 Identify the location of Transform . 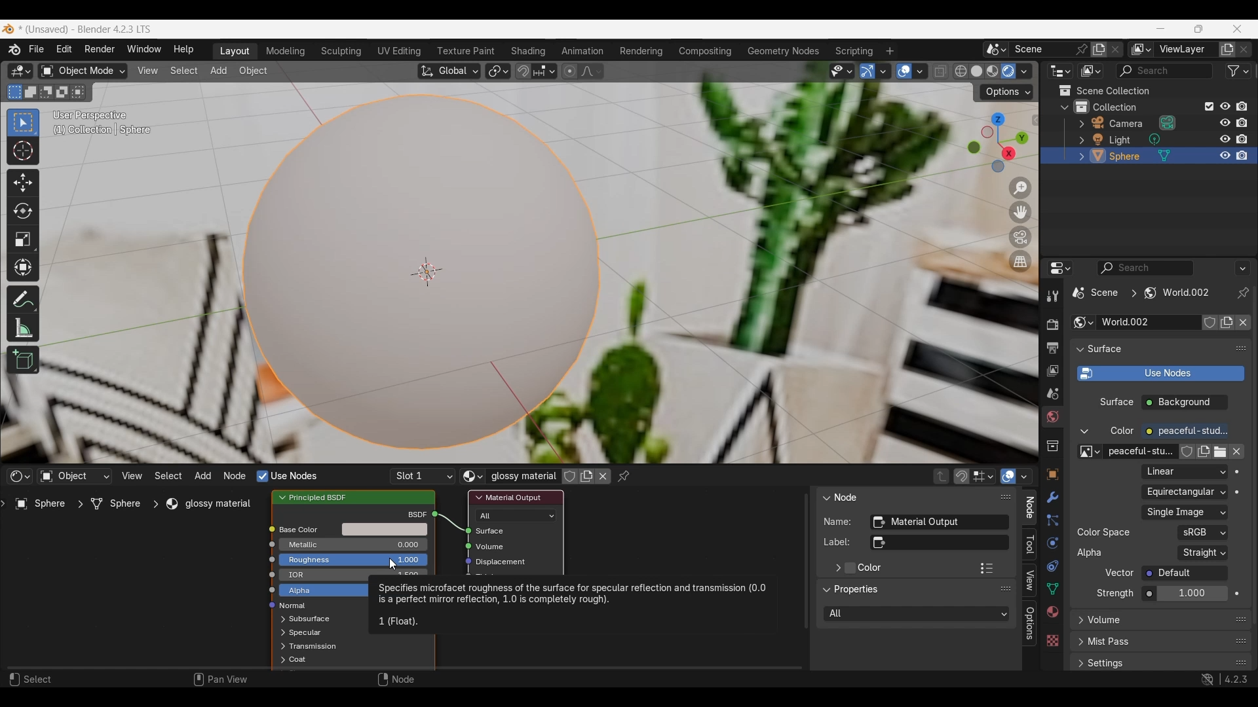
(23, 268).